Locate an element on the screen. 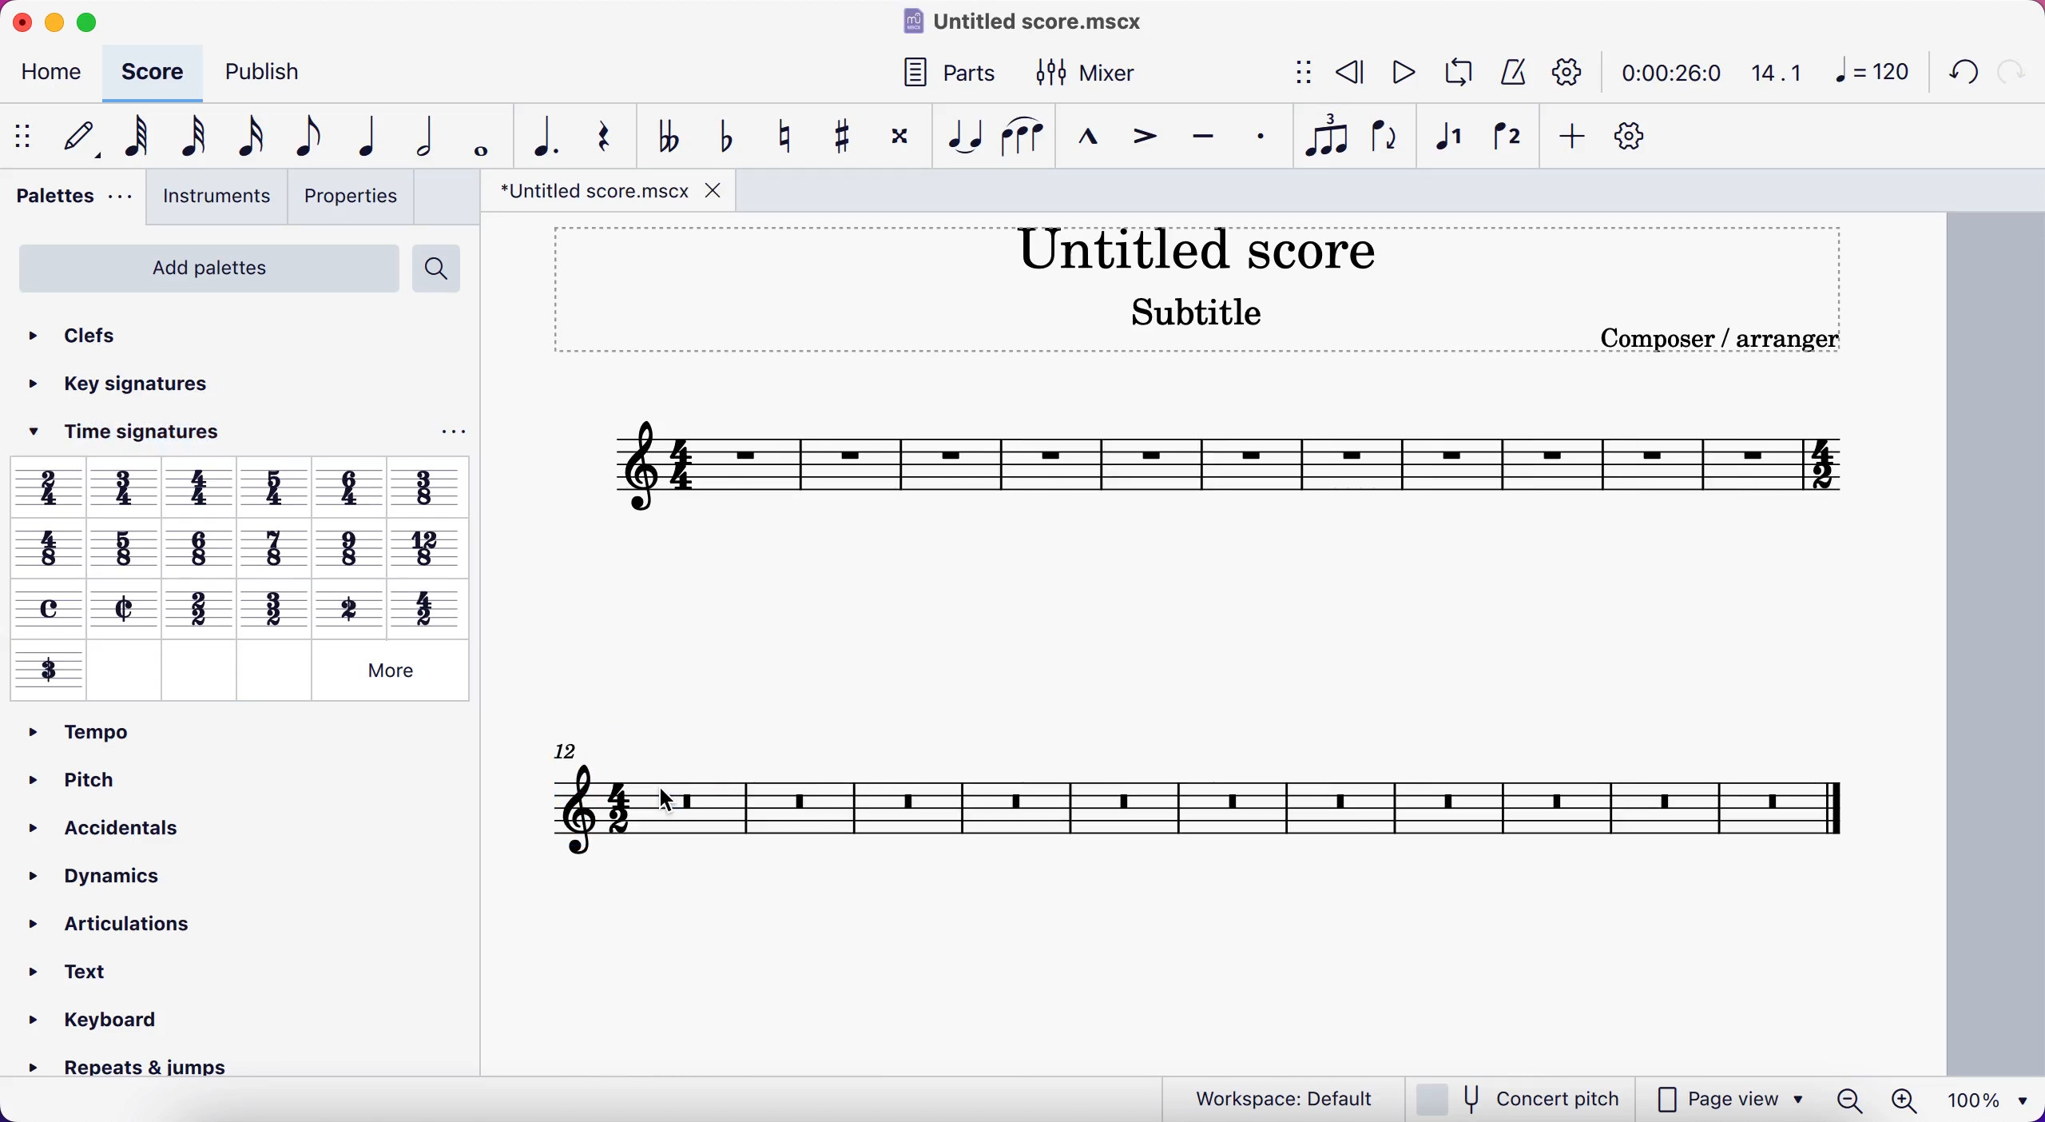  default is located at coordinates (74, 137).